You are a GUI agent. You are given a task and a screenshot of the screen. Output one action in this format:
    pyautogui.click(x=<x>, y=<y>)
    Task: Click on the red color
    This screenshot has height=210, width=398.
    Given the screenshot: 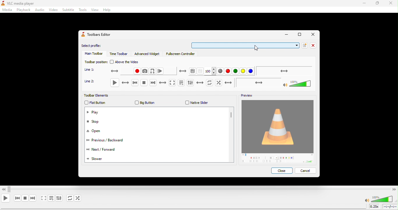 What is the action you would take?
    pyautogui.click(x=228, y=72)
    